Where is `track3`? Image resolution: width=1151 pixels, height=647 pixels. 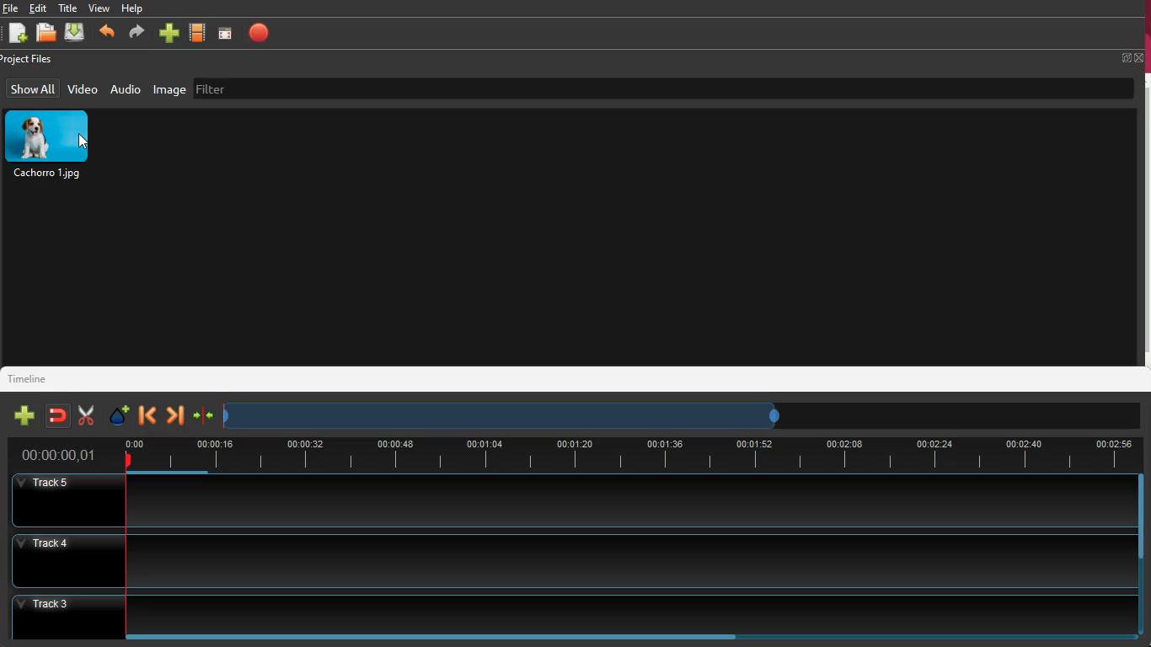
track3 is located at coordinates (563, 612).